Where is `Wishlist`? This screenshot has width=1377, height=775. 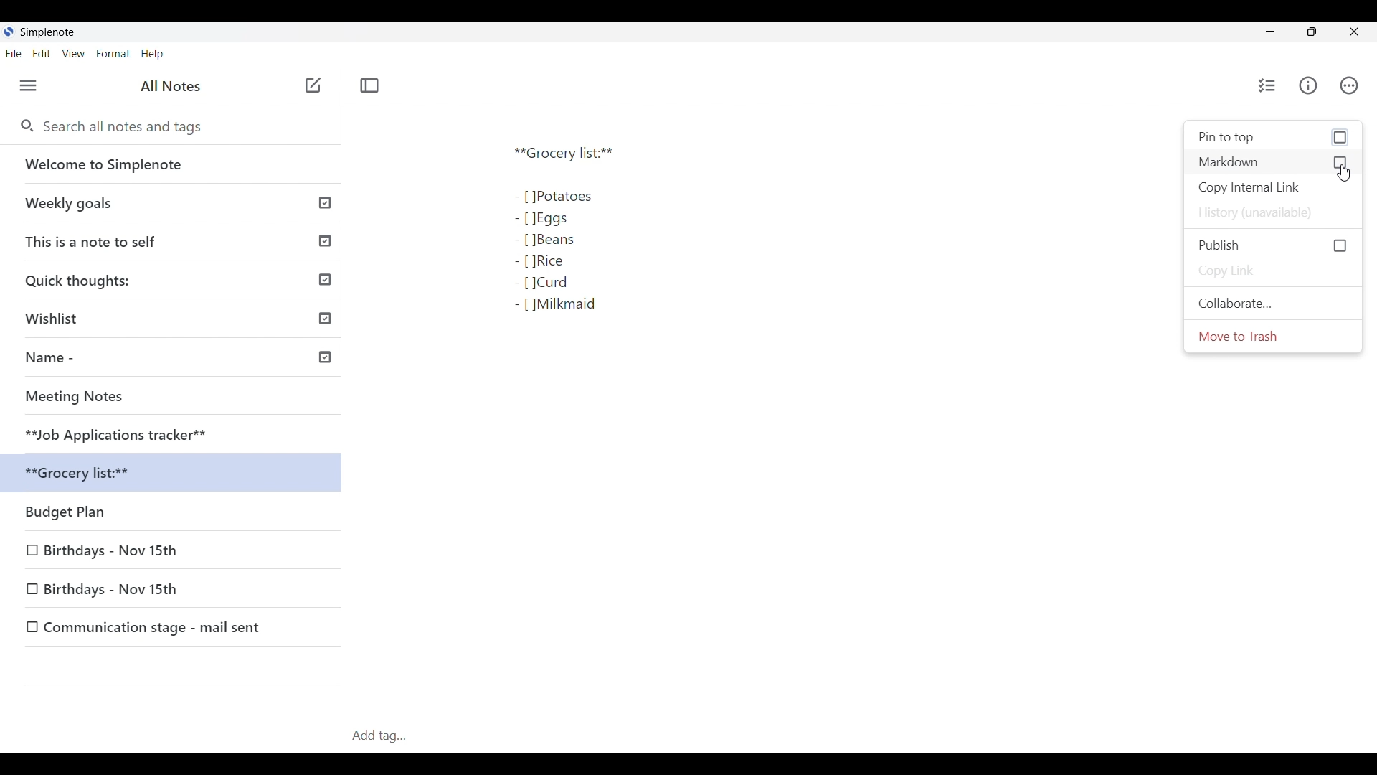 Wishlist is located at coordinates (176, 321).